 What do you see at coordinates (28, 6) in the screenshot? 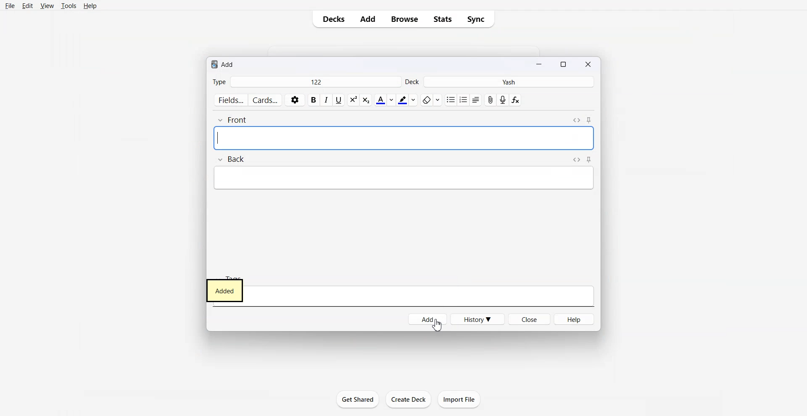
I see `Edit` at bounding box center [28, 6].